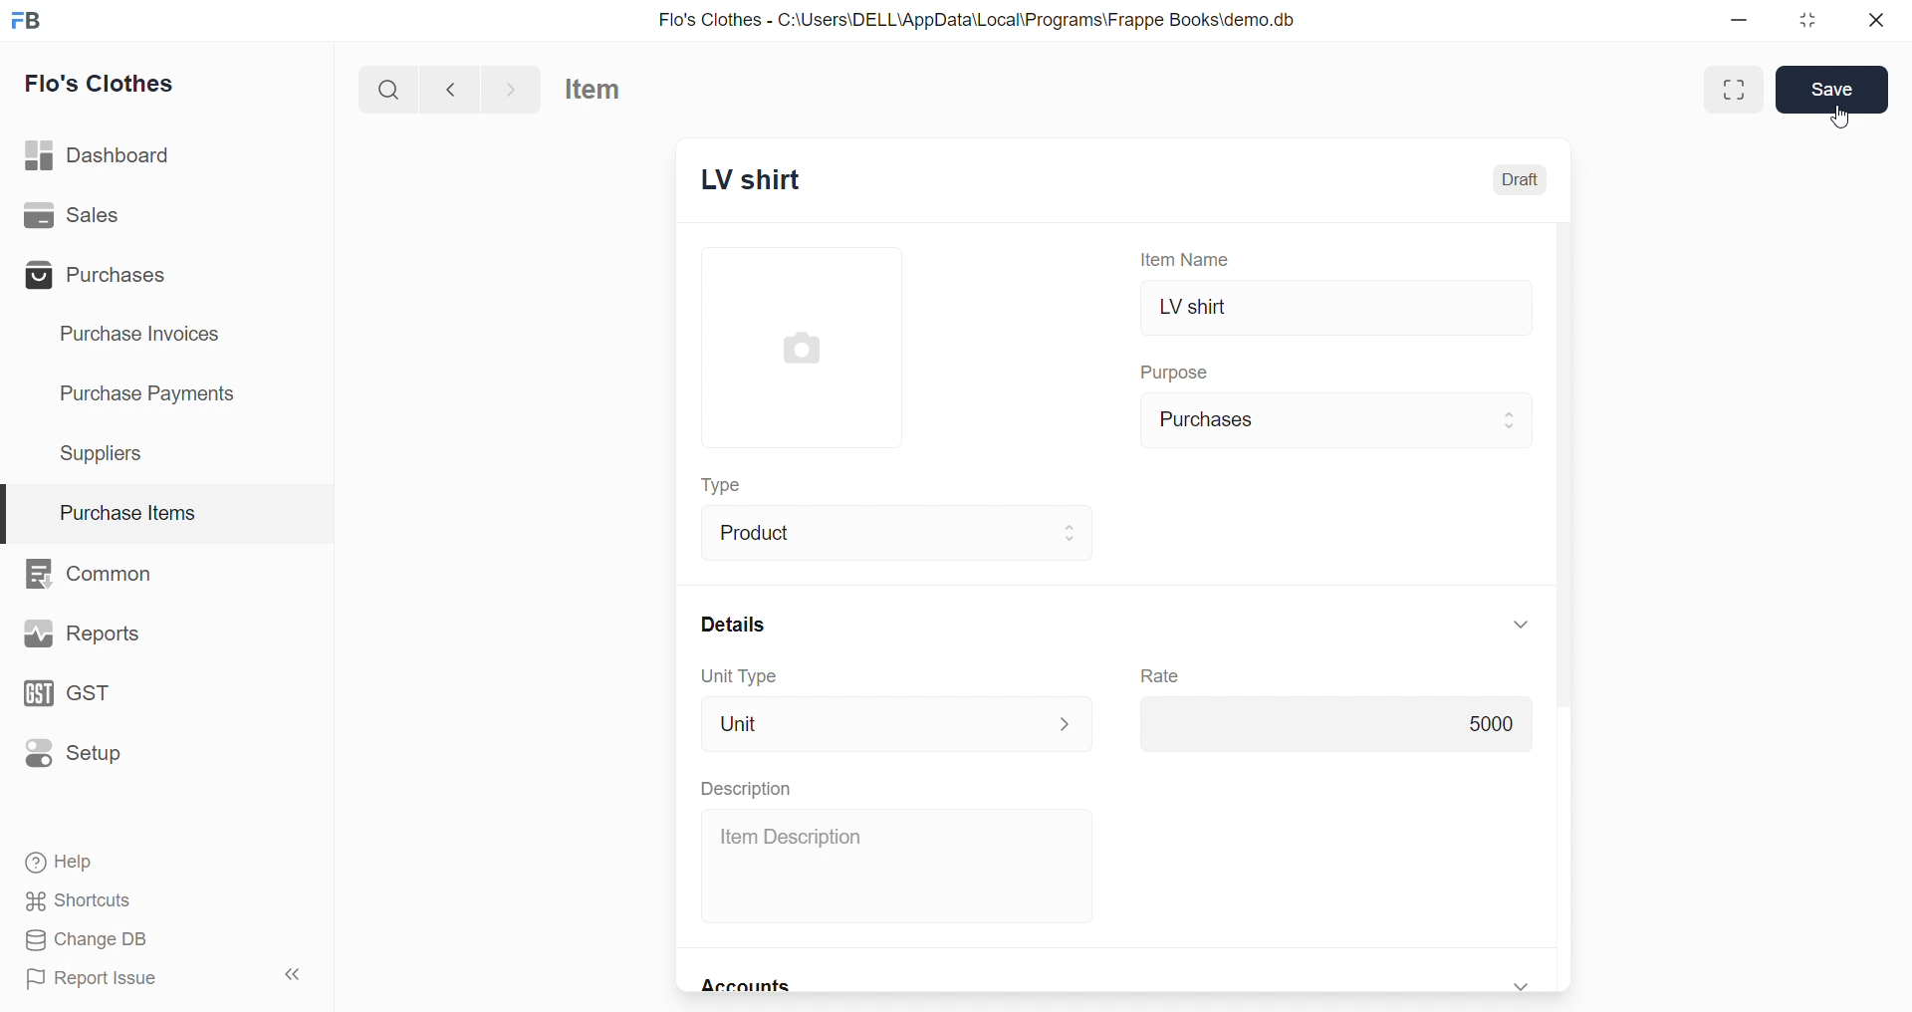  Describe the element at coordinates (153, 335) in the screenshot. I see `Purchase Invoices` at that location.